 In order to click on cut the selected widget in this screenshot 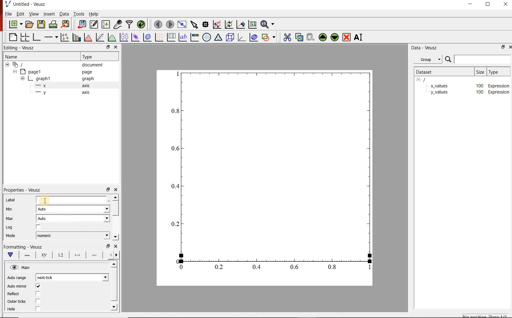, I will do `click(288, 38)`.